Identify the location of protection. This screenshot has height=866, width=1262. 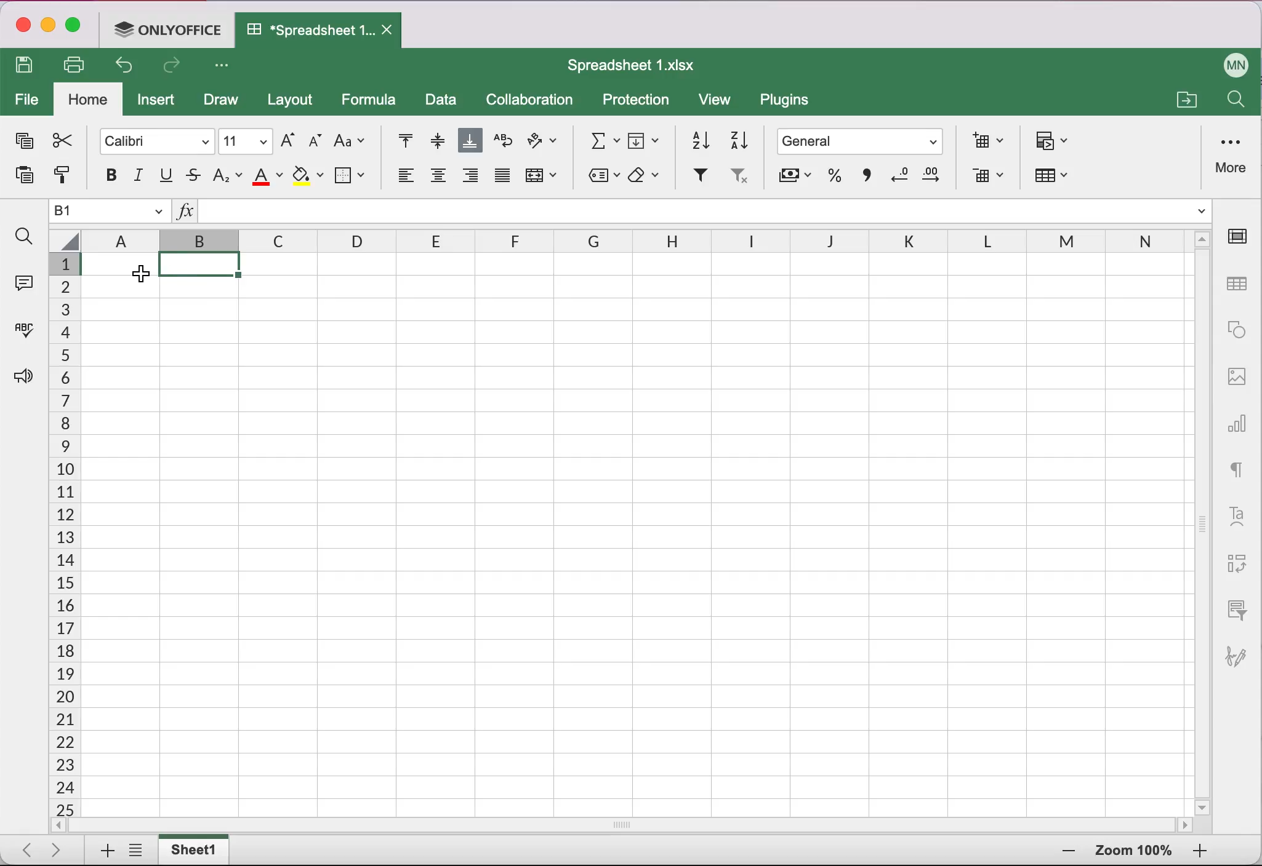
(637, 101).